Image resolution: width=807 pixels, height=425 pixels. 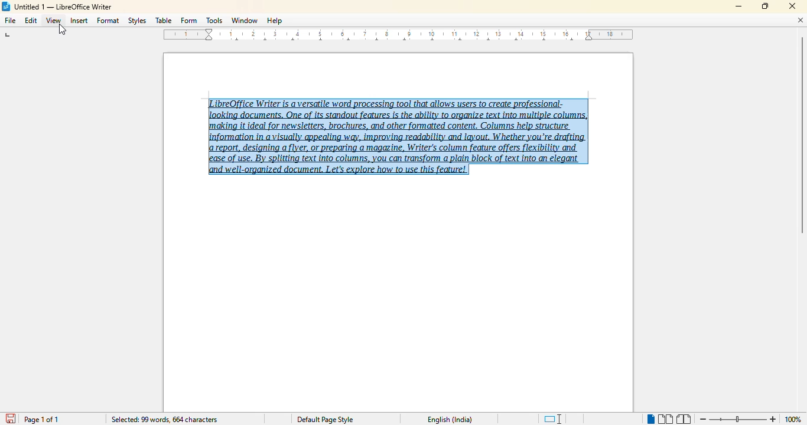 I want to click on insert, so click(x=79, y=21).